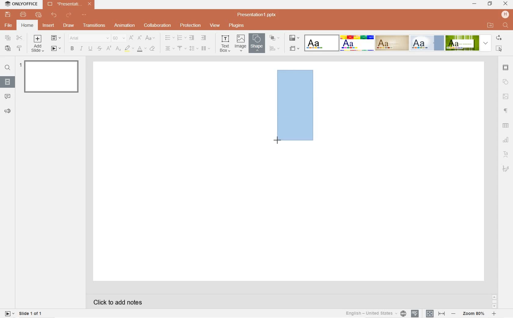  What do you see at coordinates (506, 168) in the screenshot?
I see `signature` at bounding box center [506, 168].